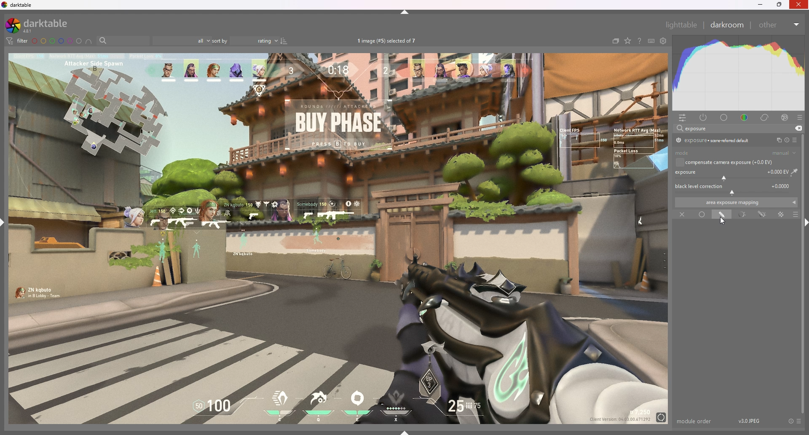 Image resolution: width=809 pixels, height=435 pixels. I want to click on cursor, so click(722, 224).